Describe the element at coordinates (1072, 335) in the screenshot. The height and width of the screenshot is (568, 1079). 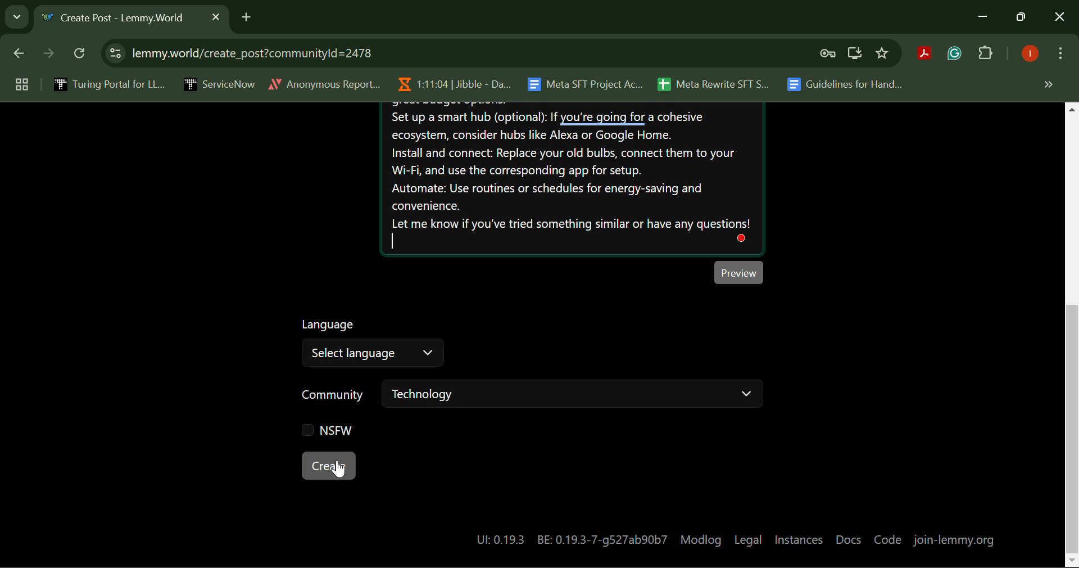
I see `Vertical Scroll Bar` at that location.